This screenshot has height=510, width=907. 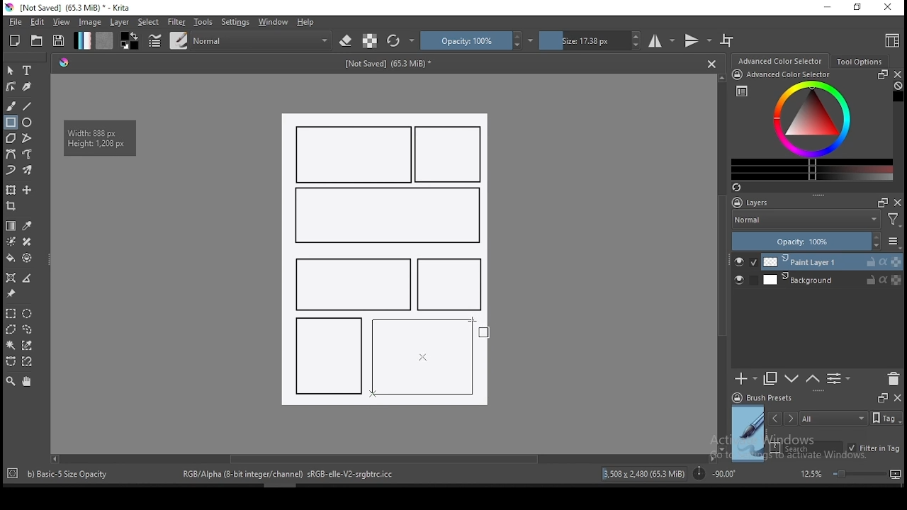 I want to click on brush tool, so click(x=12, y=106).